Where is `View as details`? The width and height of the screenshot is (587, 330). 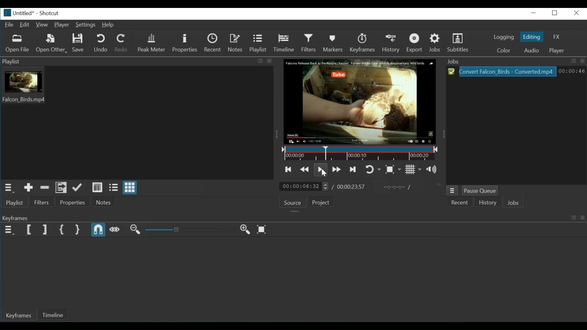 View as details is located at coordinates (97, 187).